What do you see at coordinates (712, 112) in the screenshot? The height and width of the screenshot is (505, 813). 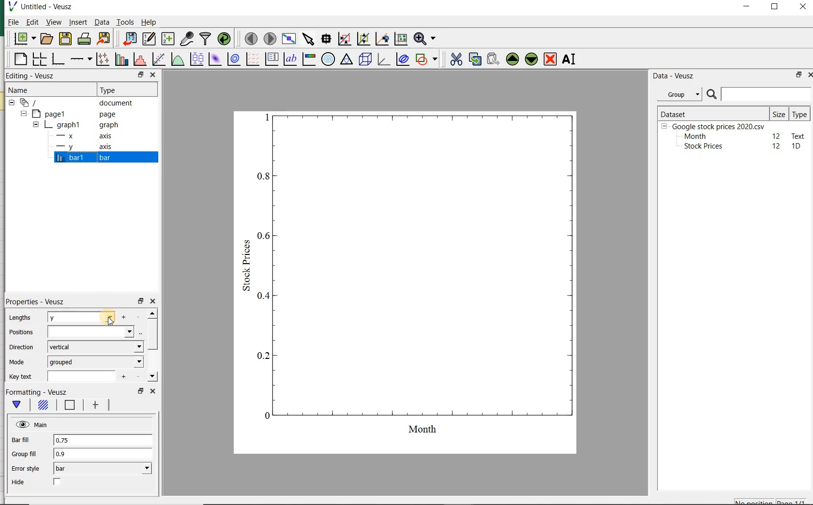 I see `DATASET` at bounding box center [712, 112].